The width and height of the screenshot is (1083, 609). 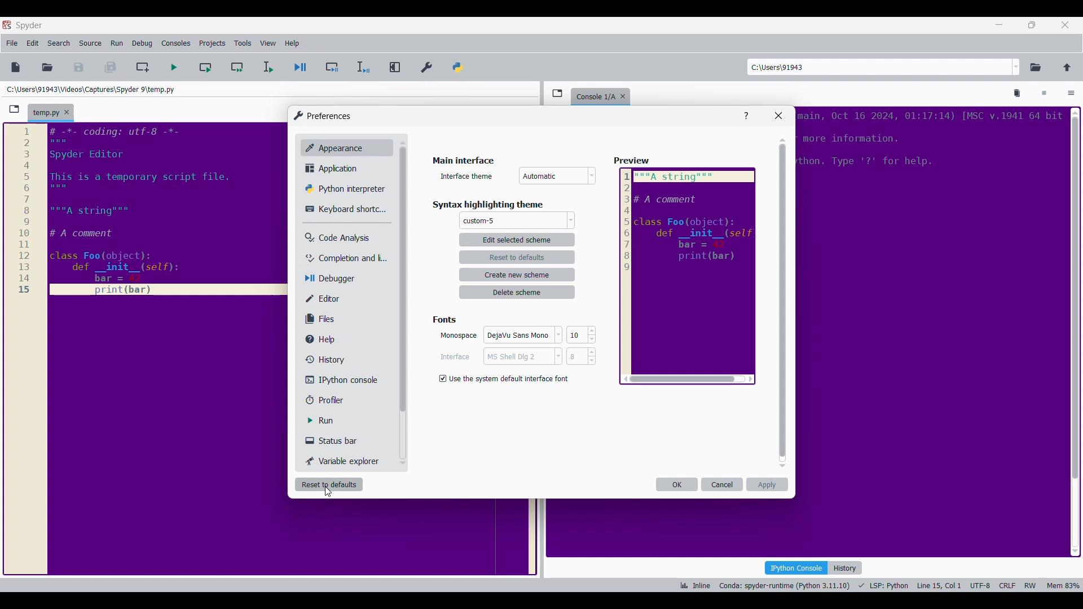 I want to click on Run file, so click(x=174, y=67).